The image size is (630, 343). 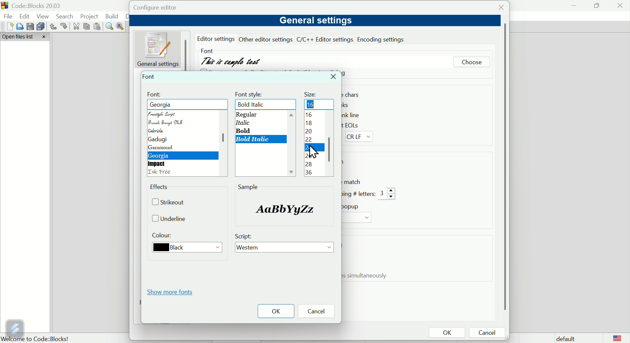 What do you see at coordinates (155, 94) in the screenshot?
I see `Font` at bounding box center [155, 94].